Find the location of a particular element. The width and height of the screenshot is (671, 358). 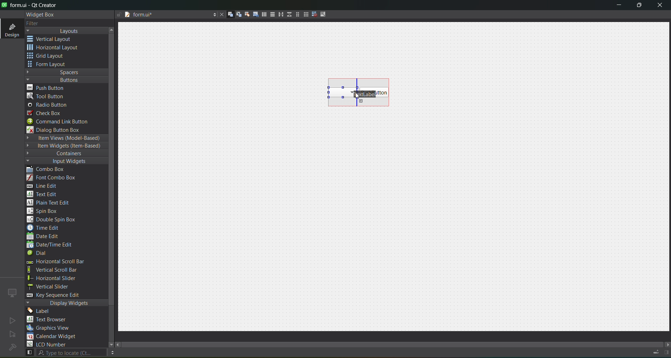

combo box is located at coordinates (337, 92).